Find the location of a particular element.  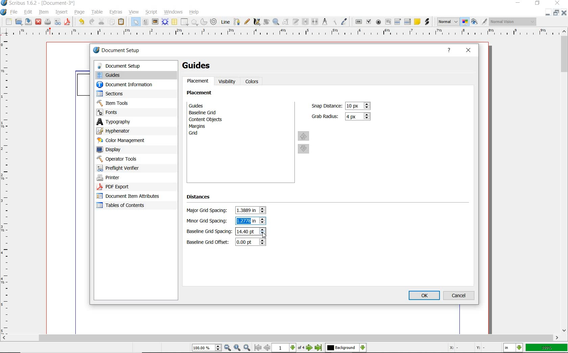

cut is located at coordinates (101, 22).